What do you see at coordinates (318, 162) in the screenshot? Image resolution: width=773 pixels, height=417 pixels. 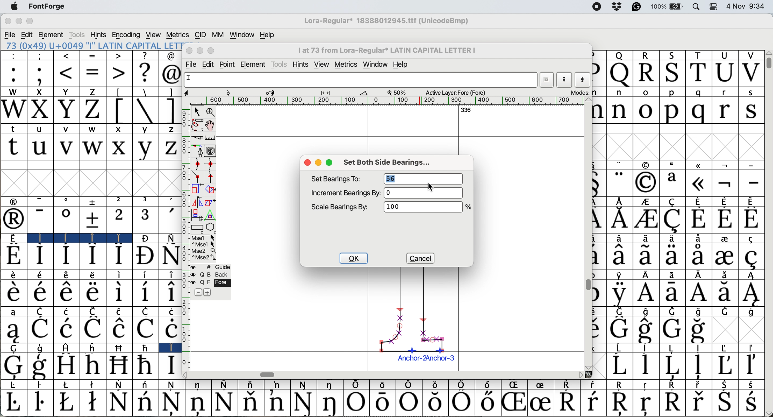 I see `minimise` at bounding box center [318, 162].